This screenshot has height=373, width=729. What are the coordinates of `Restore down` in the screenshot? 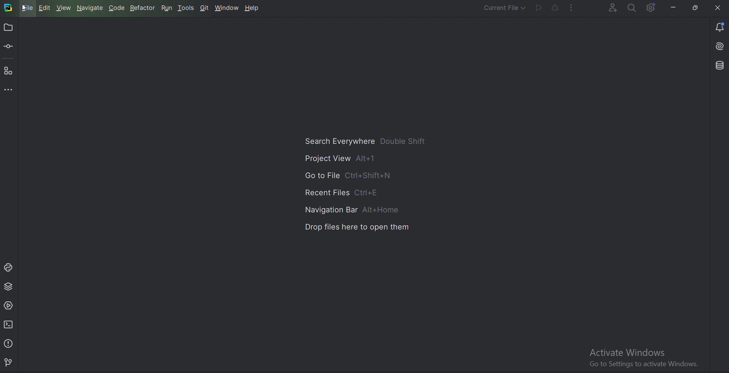 It's located at (696, 6).